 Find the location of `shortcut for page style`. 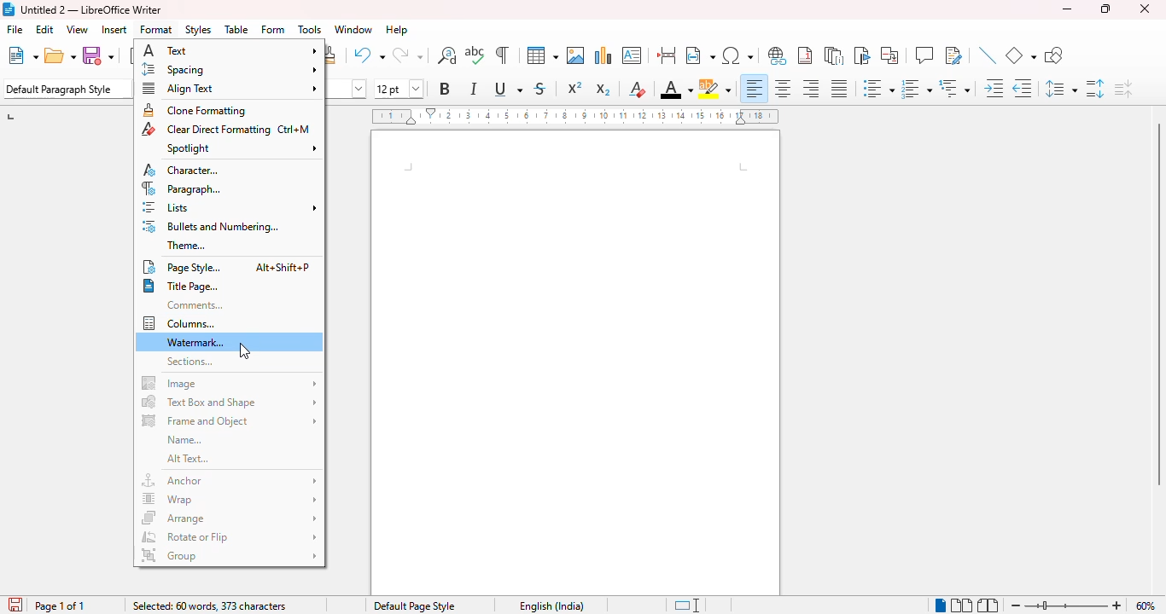

shortcut for page style is located at coordinates (282, 267).